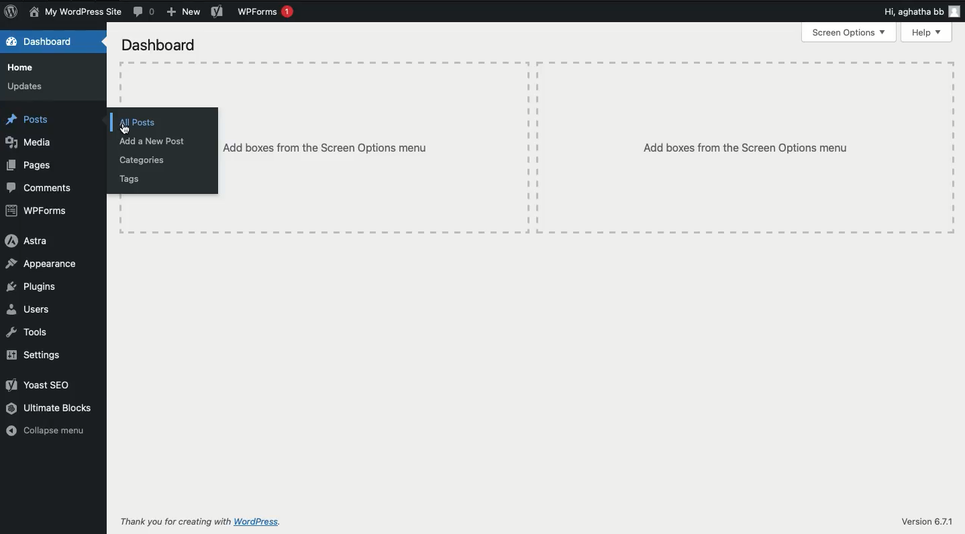  What do you see at coordinates (125, 128) in the screenshot?
I see `Click` at bounding box center [125, 128].